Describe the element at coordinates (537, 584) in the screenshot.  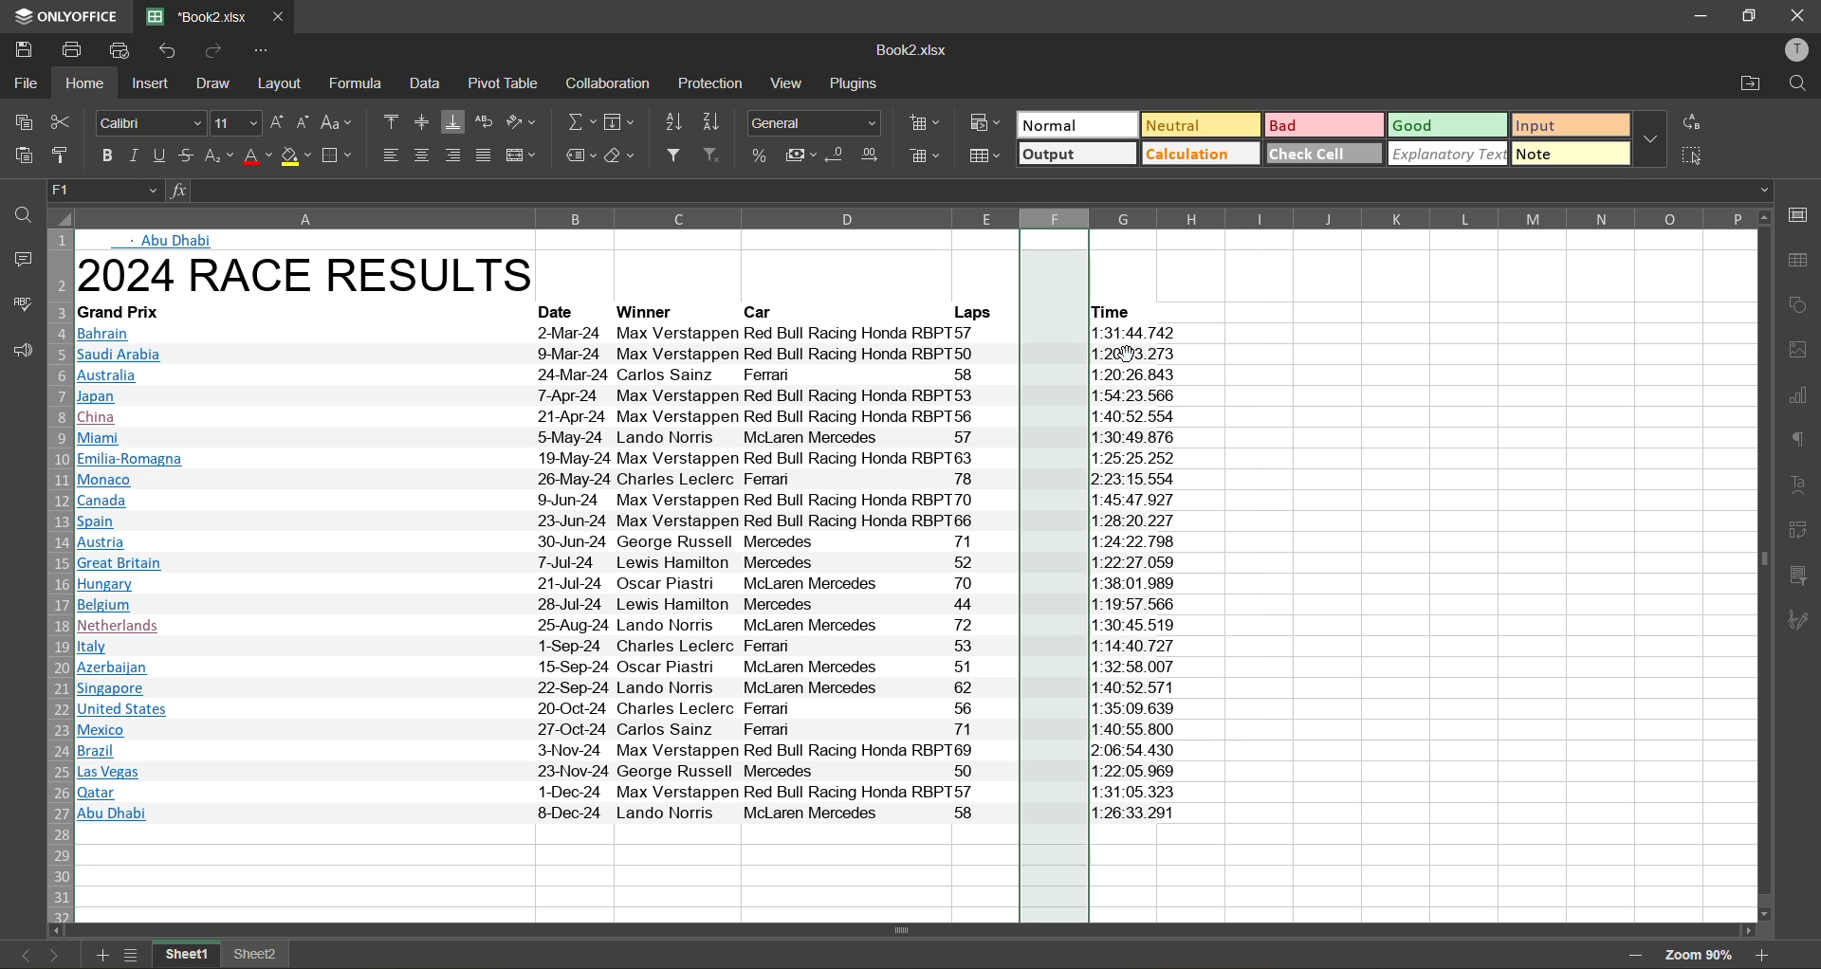
I see `IHungary 21-Jul-24 Oscar Piastn McLaren Mercedes 70 1:38:01.989` at that location.